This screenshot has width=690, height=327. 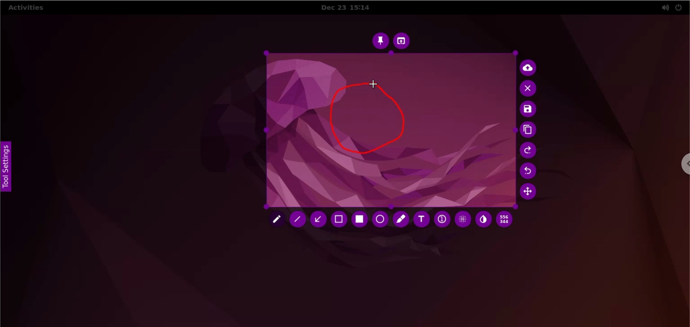 I want to click on copy to clipboard, so click(x=531, y=130).